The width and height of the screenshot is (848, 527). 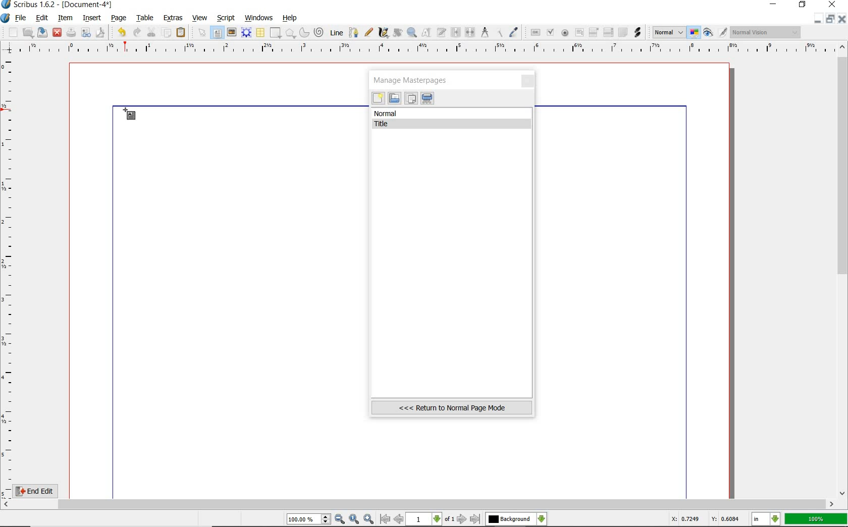 I want to click on paste, so click(x=181, y=33).